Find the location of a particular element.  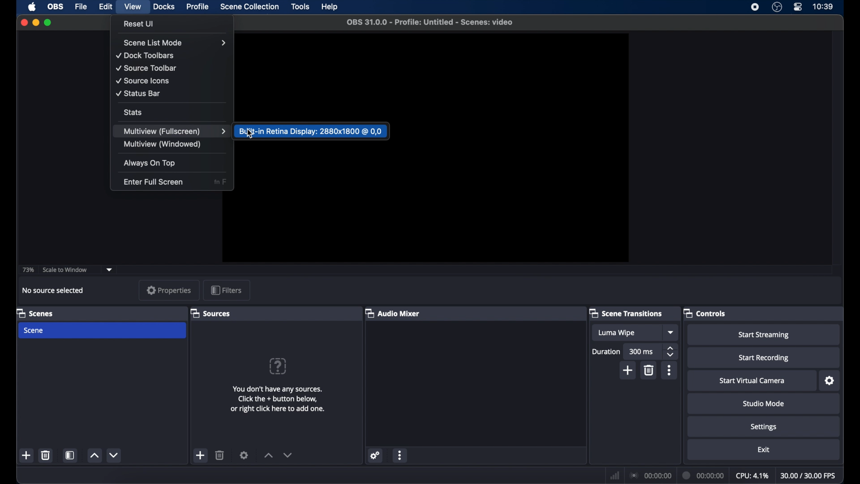

fn F is located at coordinates (221, 182).